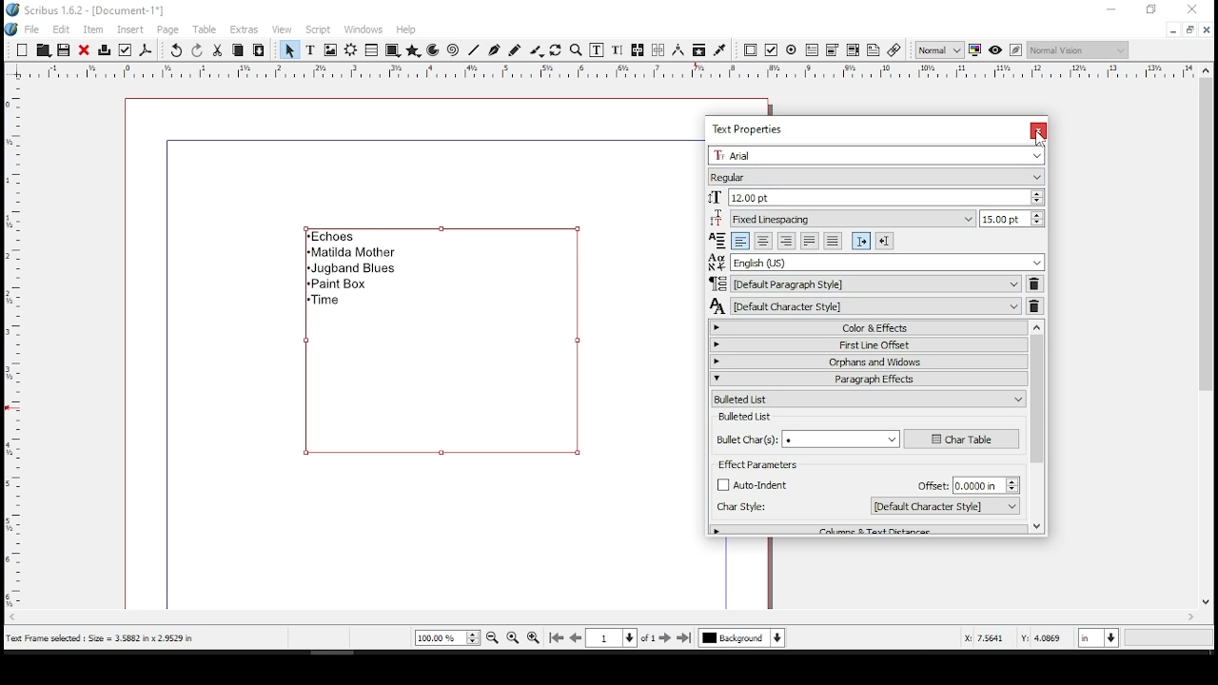 Image resolution: width=1218 pixels, height=685 pixels. What do you see at coordinates (620, 637) in the screenshot?
I see `go to page` at bounding box center [620, 637].